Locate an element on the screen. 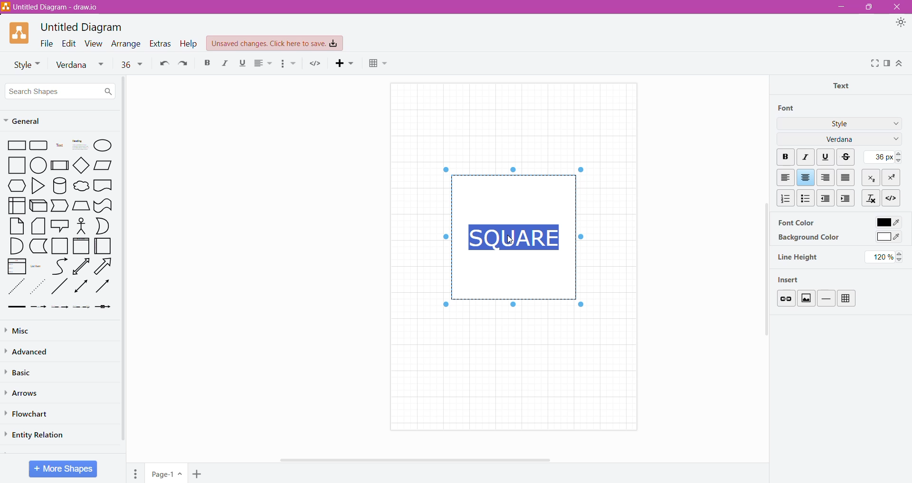 The width and height of the screenshot is (912, 483). HTML is located at coordinates (890, 197).